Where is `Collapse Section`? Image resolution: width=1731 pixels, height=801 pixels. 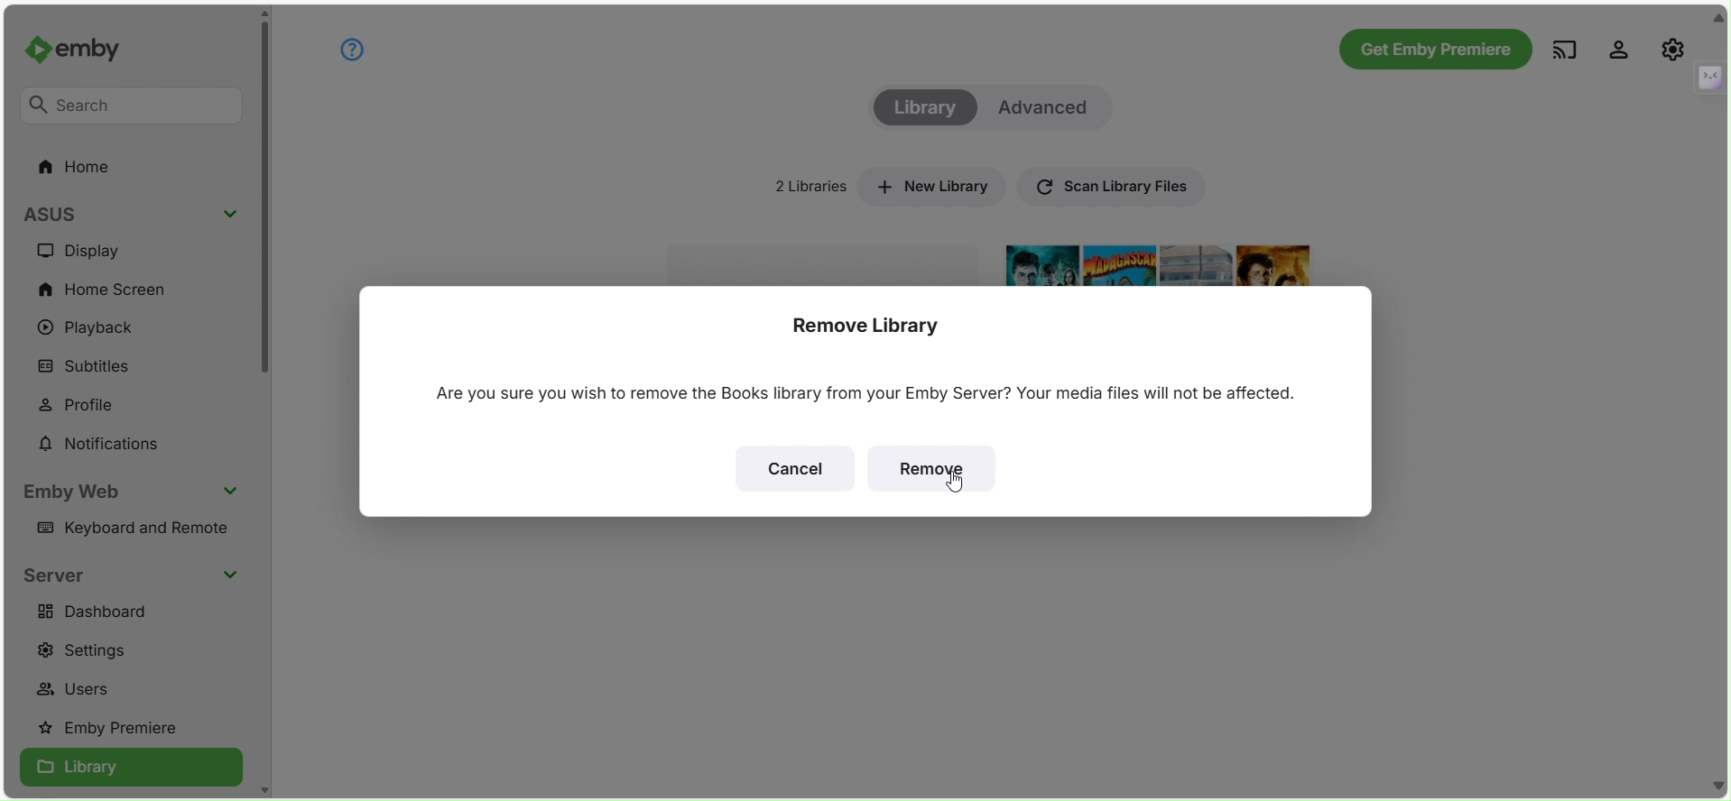
Collapse Section is located at coordinates (230, 215).